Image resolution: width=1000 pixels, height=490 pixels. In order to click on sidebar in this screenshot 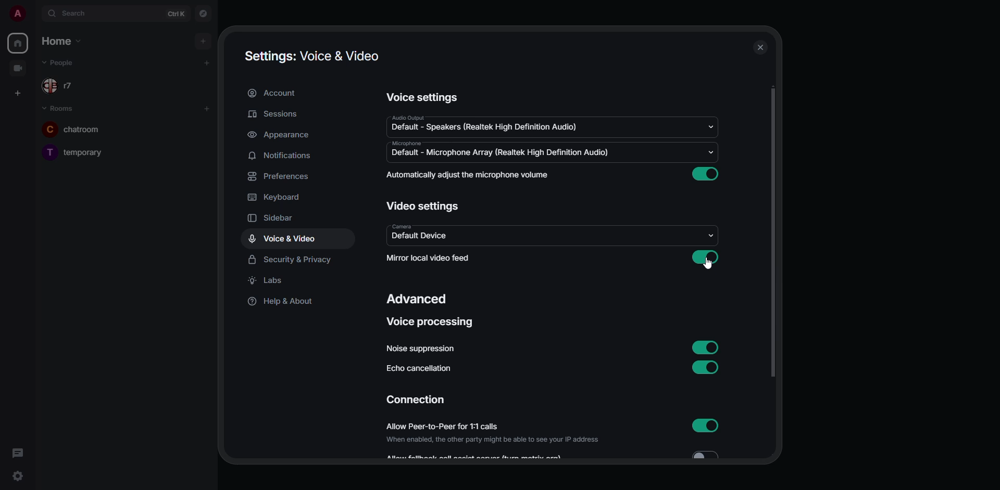, I will do `click(276, 218)`.